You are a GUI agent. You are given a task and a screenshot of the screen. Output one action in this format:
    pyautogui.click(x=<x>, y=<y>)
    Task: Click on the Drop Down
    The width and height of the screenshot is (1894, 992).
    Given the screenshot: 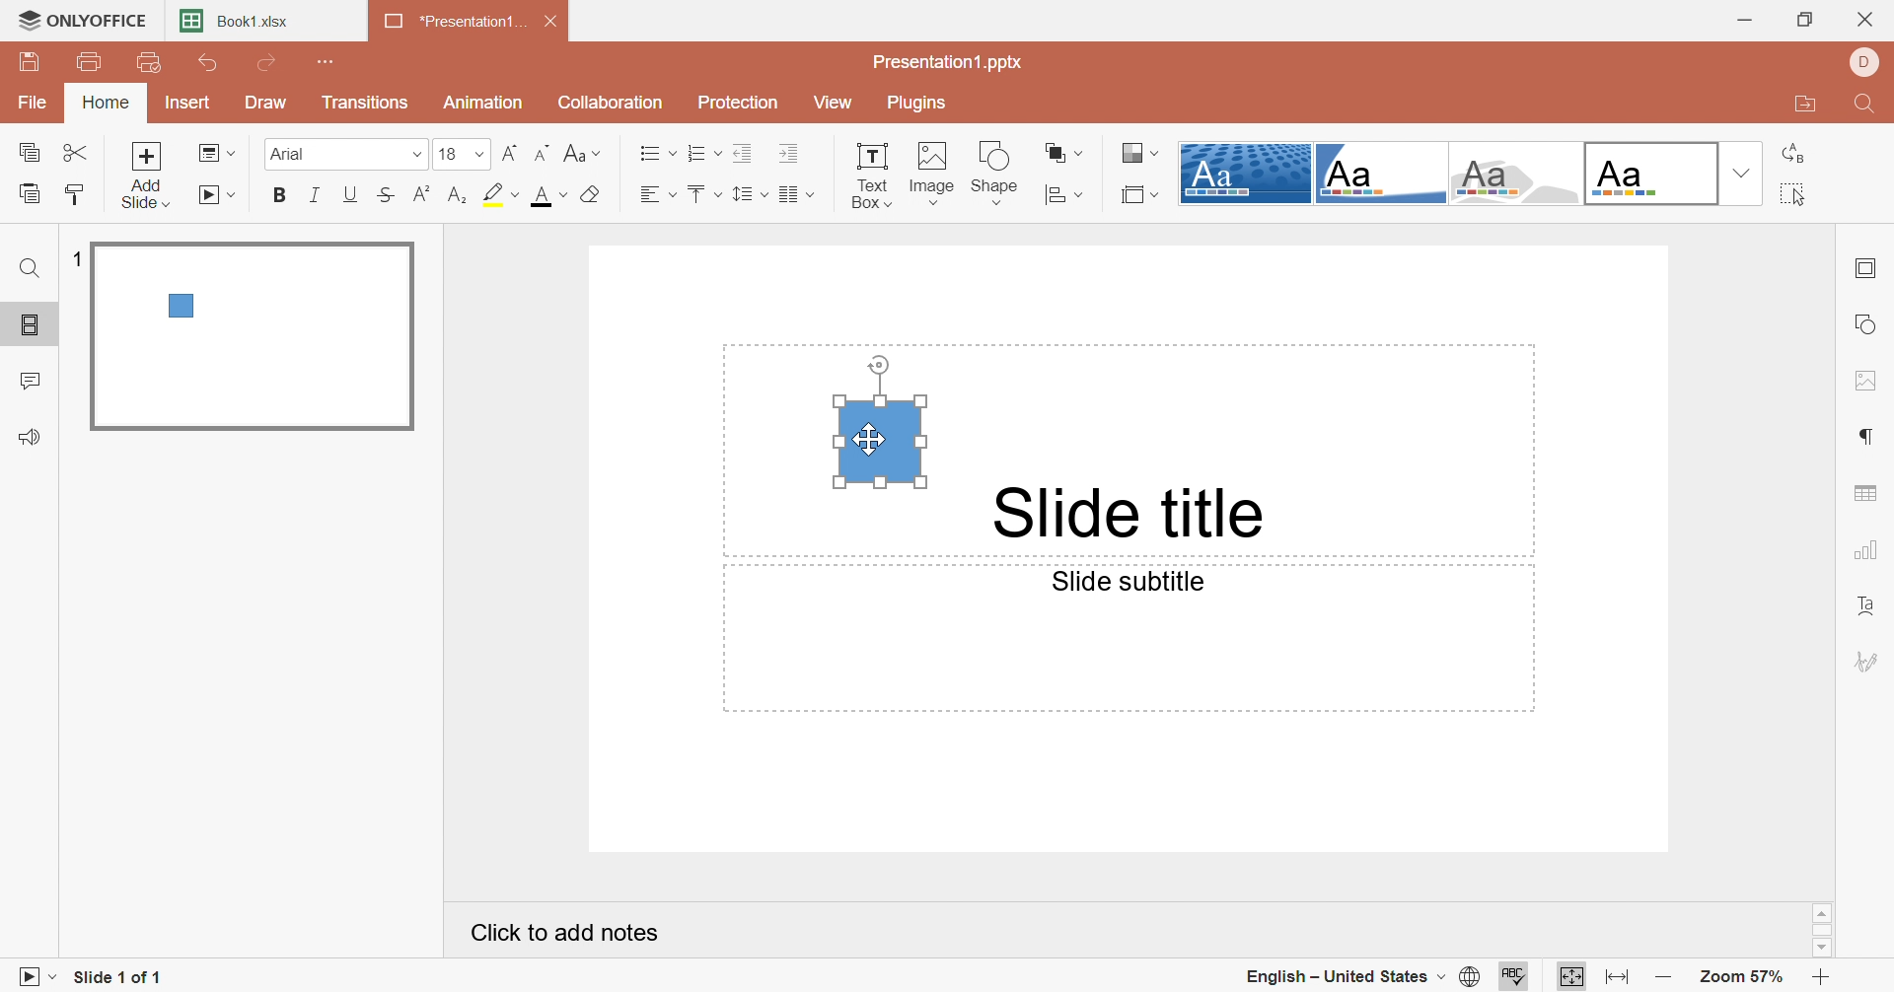 What is the action you would take?
    pyautogui.click(x=1743, y=173)
    